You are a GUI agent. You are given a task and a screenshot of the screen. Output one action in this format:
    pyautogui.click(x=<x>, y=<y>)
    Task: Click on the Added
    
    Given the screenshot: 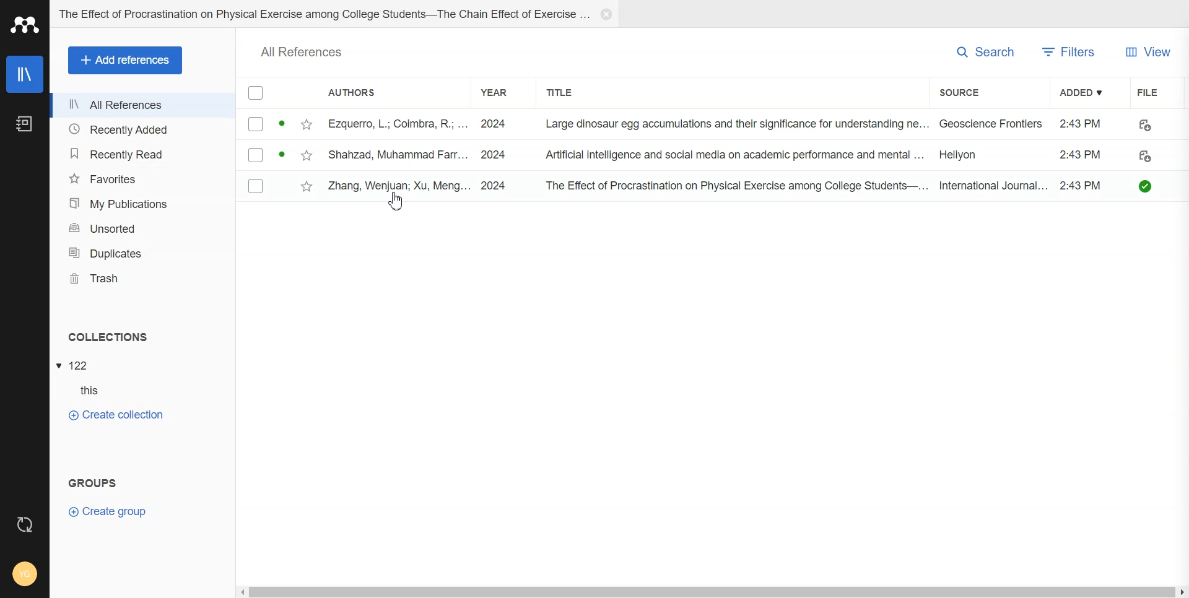 What is the action you would take?
    pyautogui.click(x=1092, y=92)
    